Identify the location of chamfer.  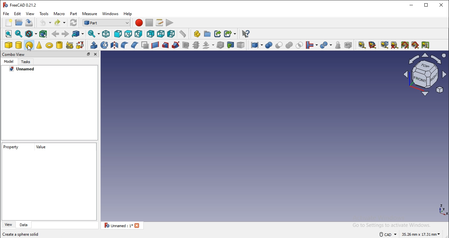
(134, 45).